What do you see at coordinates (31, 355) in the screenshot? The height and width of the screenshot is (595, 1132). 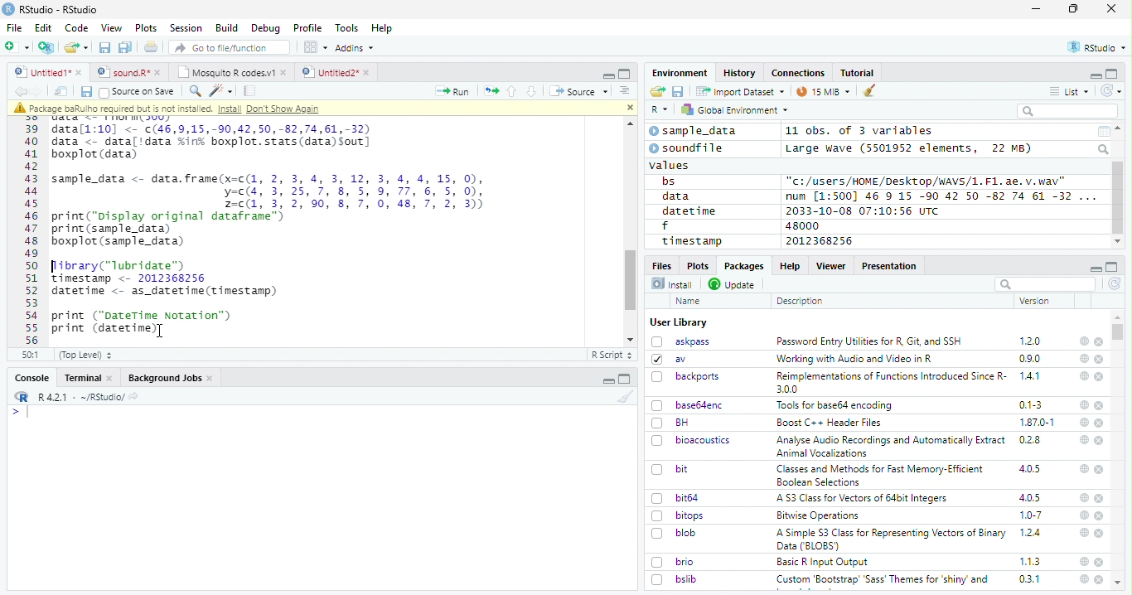 I see `50:1` at bounding box center [31, 355].